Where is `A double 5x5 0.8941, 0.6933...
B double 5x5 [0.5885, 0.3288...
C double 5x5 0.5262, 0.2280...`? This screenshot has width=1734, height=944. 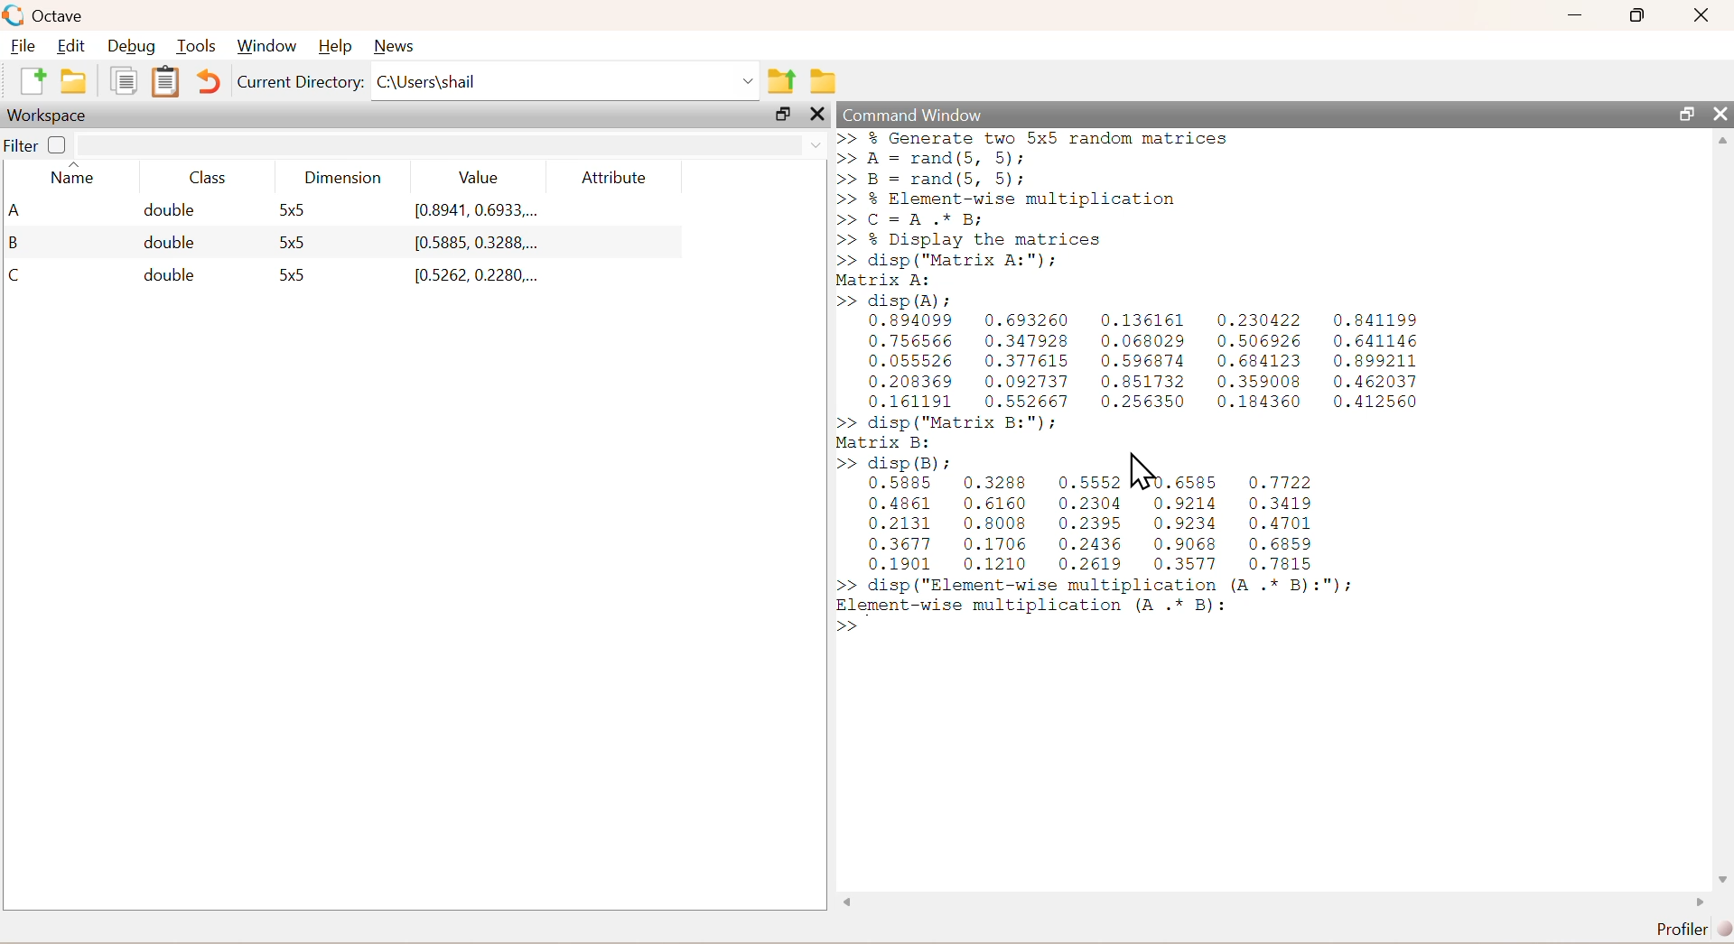
A double 5x5 0.8941, 0.6933...
B double 5x5 [0.5885, 0.3288...
C double 5x5 0.5262, 0.2280... is located at coordinates (308, 245).